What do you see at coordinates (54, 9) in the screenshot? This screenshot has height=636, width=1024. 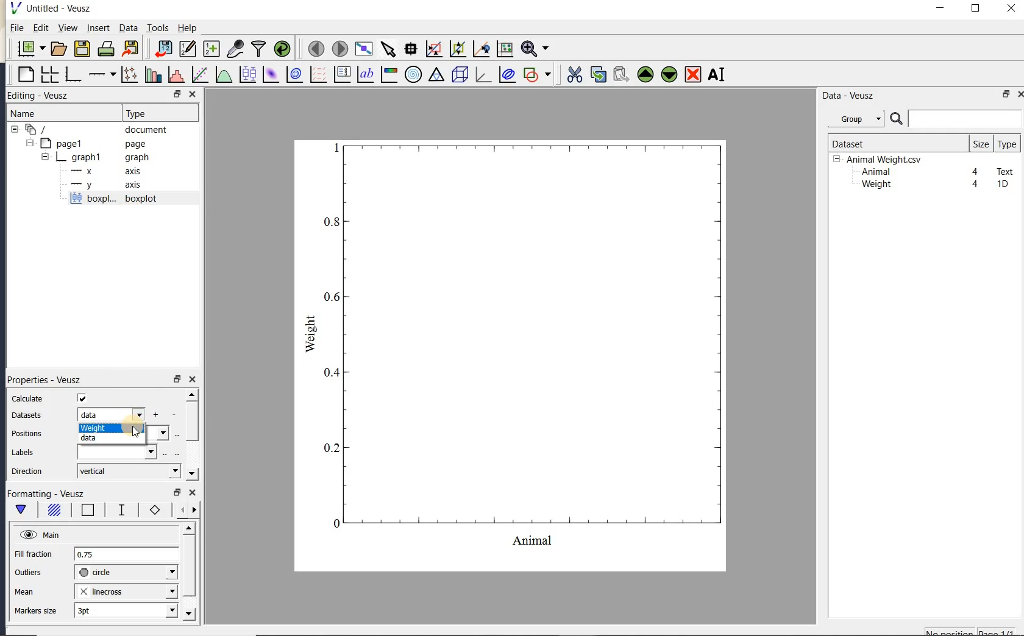 I see `Untitled-Veusz` at bounding box center [54, 9].